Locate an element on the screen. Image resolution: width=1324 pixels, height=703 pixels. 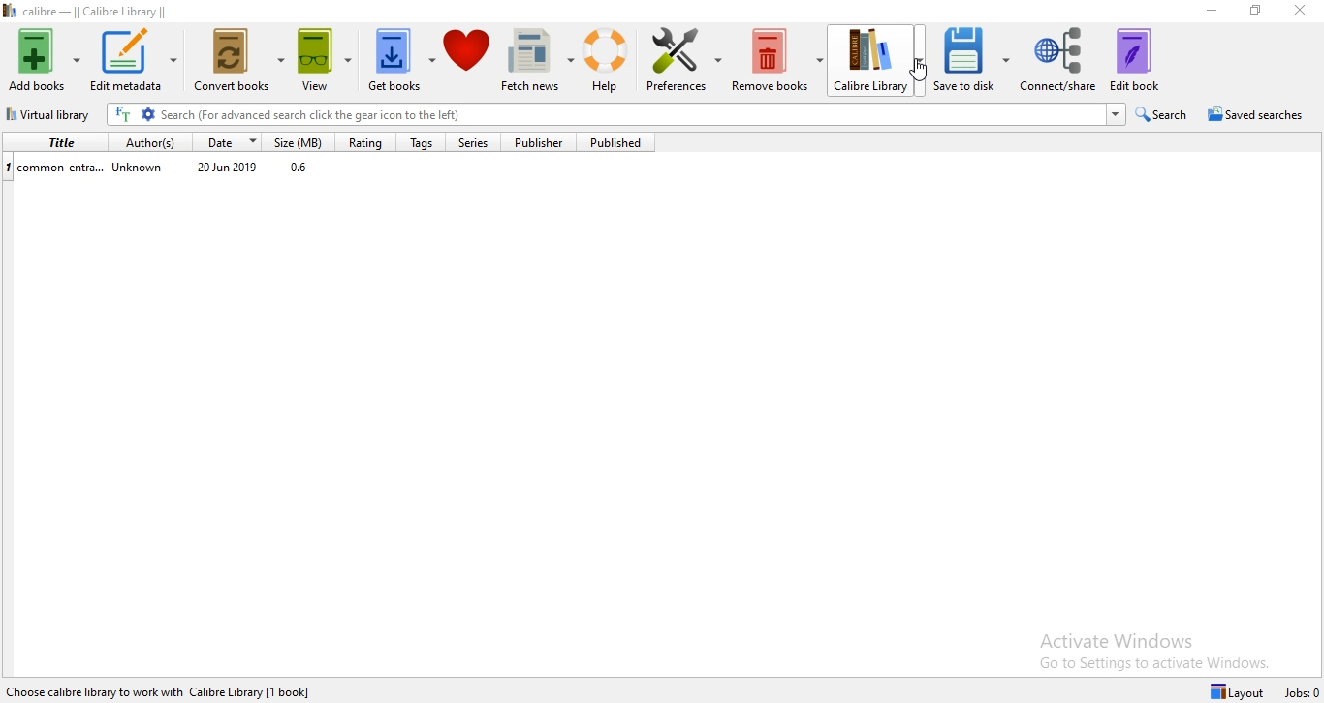
Published is located at coordinates (621, 142).